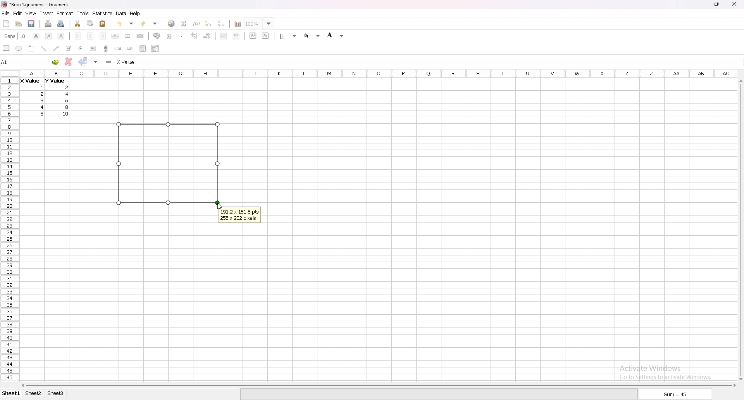 The image size is (744, 400). What do you see at coordinates (96, 61) in the screenshot?
I see `accept change in multple cell` at bounding box center [96, 61].